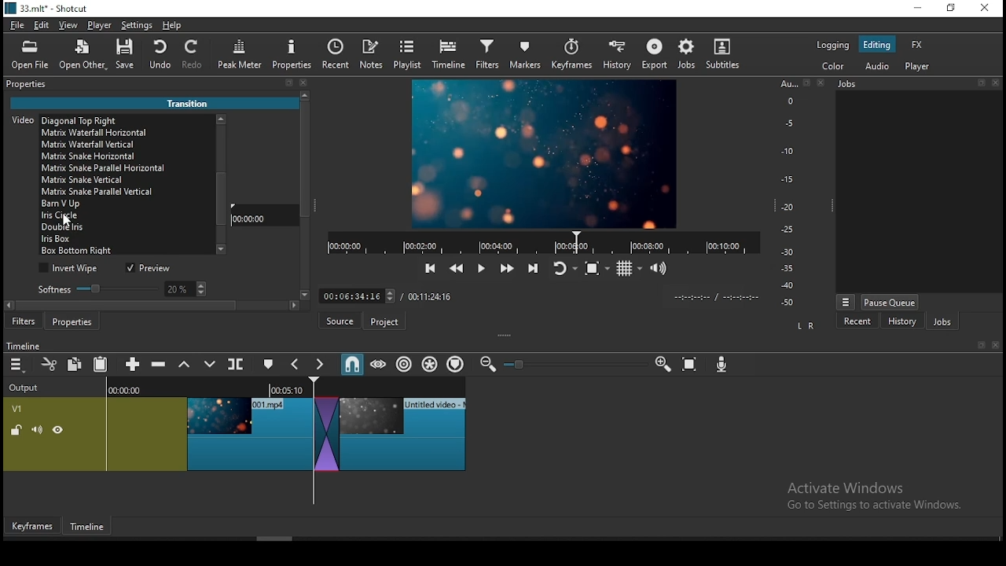 This screenshot has height=566, width=1006. Describe the element at coordinates (170, 25) in the screenshot. I see `help` at that location.